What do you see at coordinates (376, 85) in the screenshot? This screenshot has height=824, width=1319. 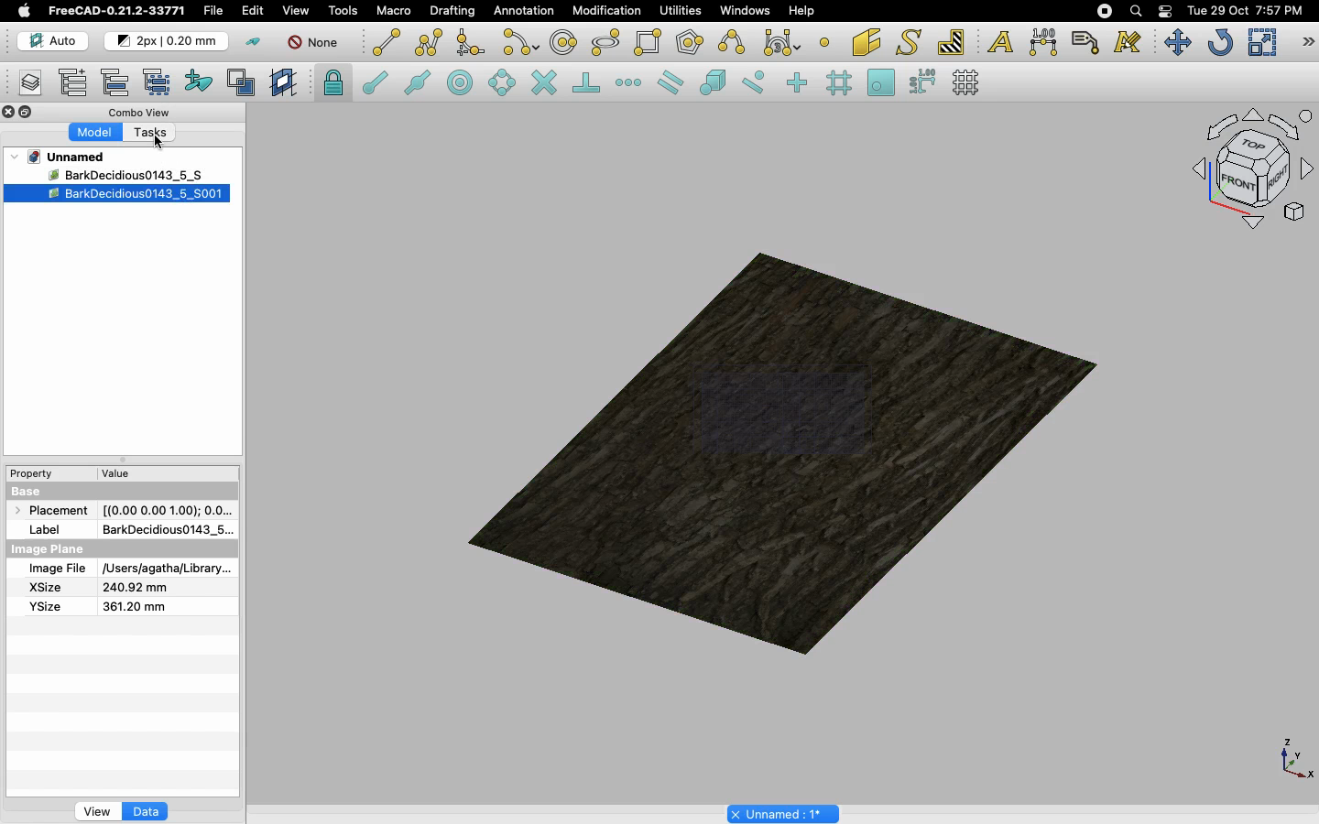 I see `Snap endpoint` at bounding box center [376, 85].